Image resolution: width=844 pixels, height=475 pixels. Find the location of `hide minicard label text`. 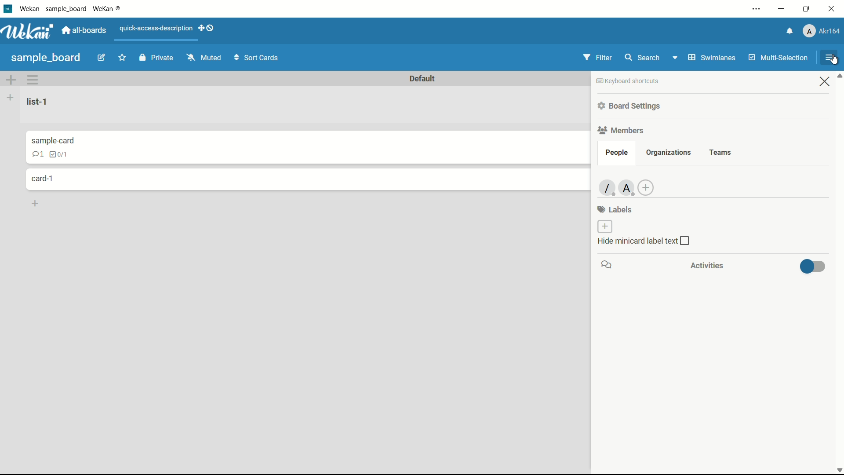

hide minicard label text is located at coordinates (642, 241).